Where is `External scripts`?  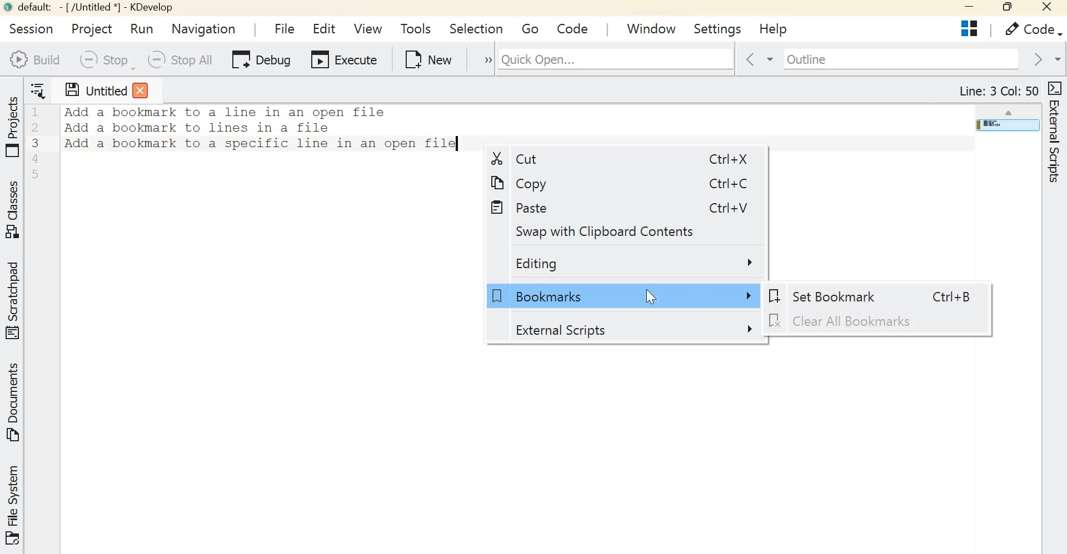
External scripts is located at coordinates (632, 329).